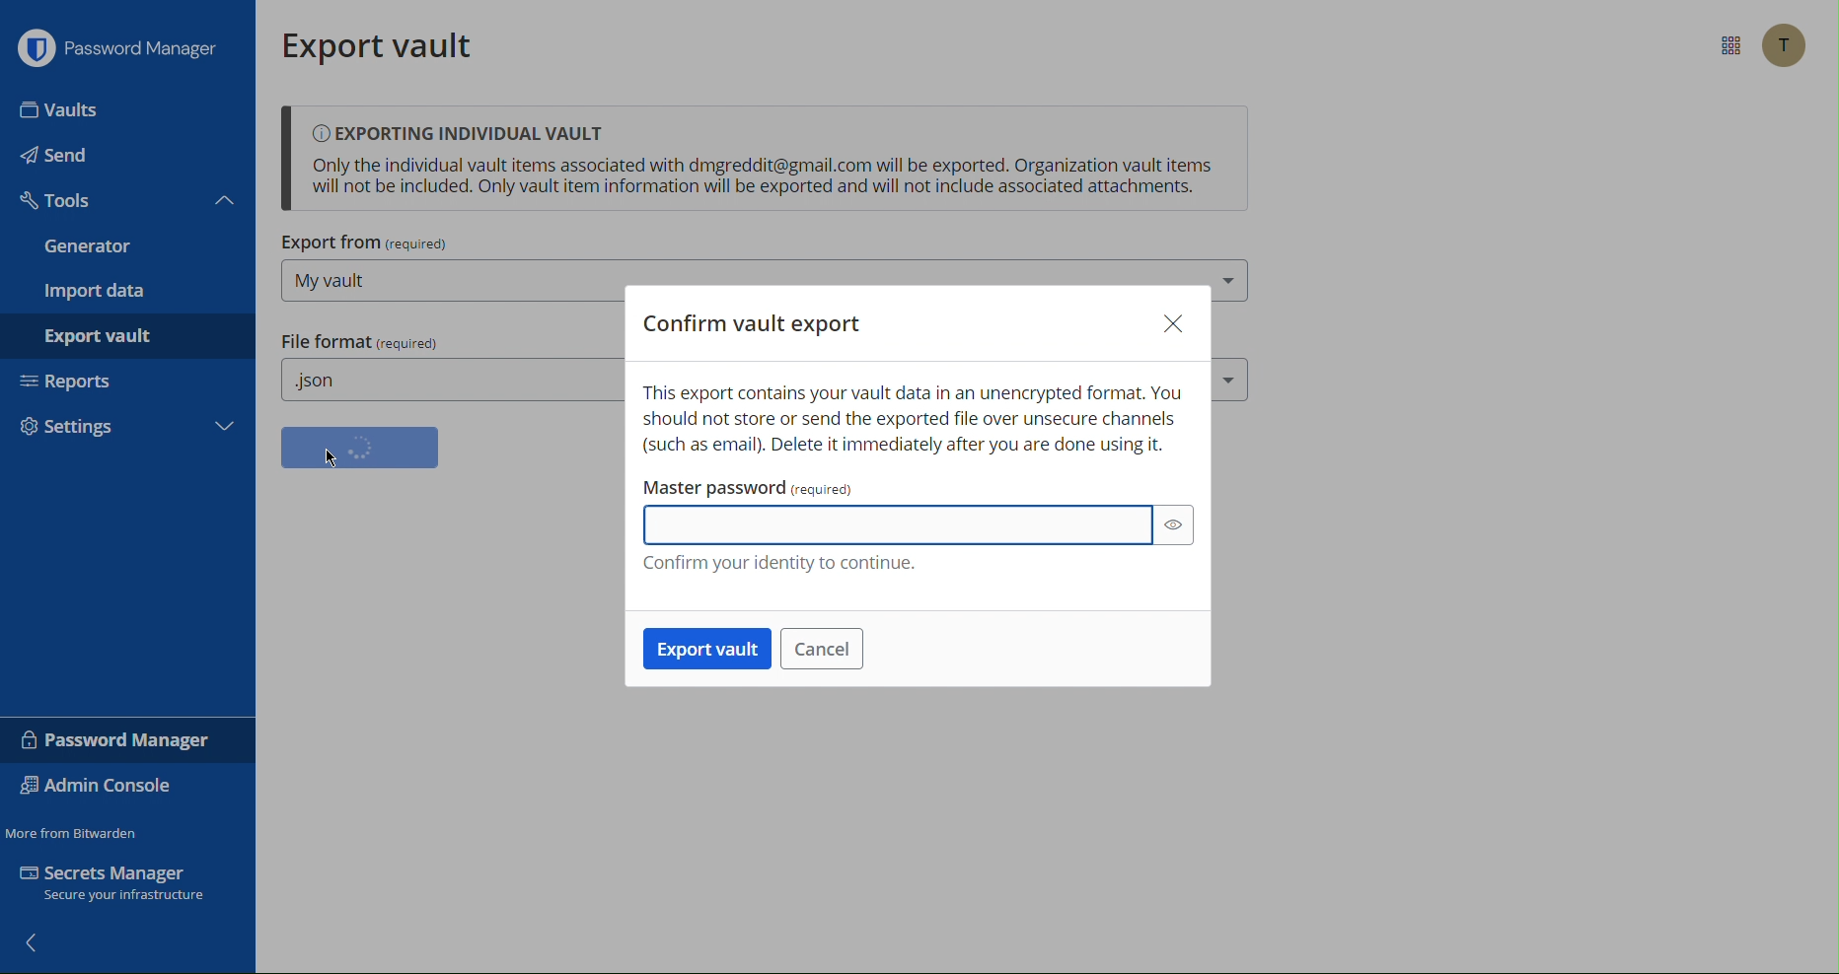 The image size is (1839, 974). What do you see at coordinates (74, 378) in the screenshot?
I see `Reports` at bounding box center [74, 378].